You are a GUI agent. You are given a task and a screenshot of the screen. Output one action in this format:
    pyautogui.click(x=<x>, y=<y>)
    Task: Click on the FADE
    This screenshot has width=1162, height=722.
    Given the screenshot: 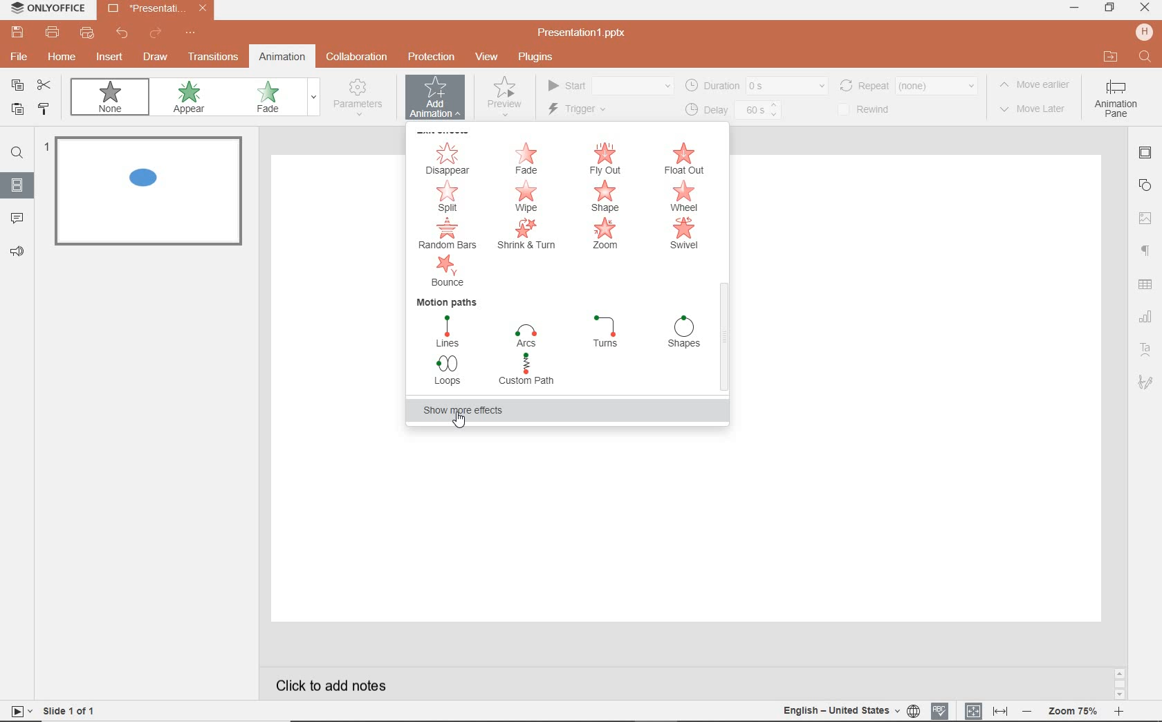 What is the action you would take?
    pyautogui.click(x=528, y=158)
    